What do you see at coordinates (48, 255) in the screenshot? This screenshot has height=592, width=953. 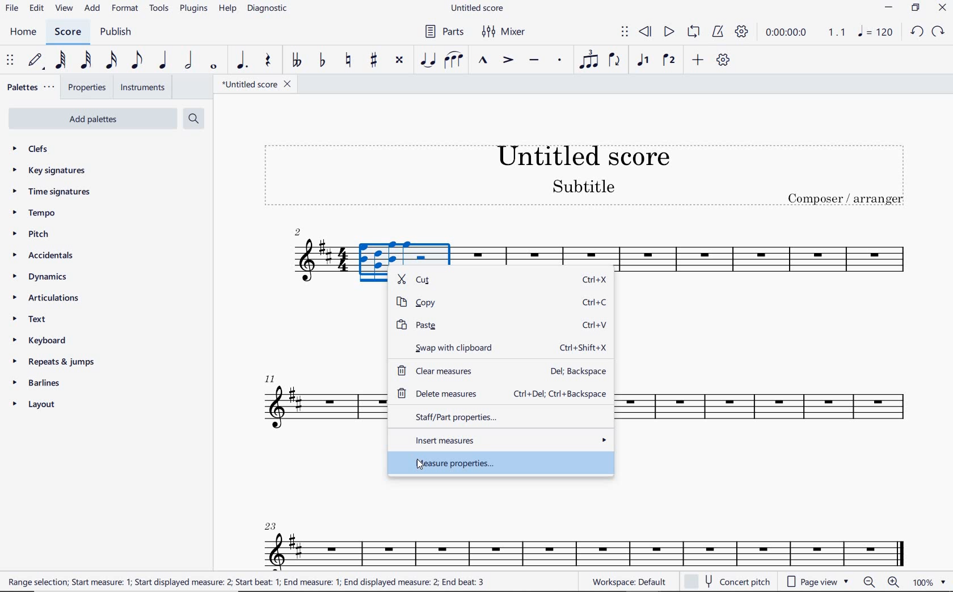 I see `ACCIDENTALS` at bounding box center [48, 255].